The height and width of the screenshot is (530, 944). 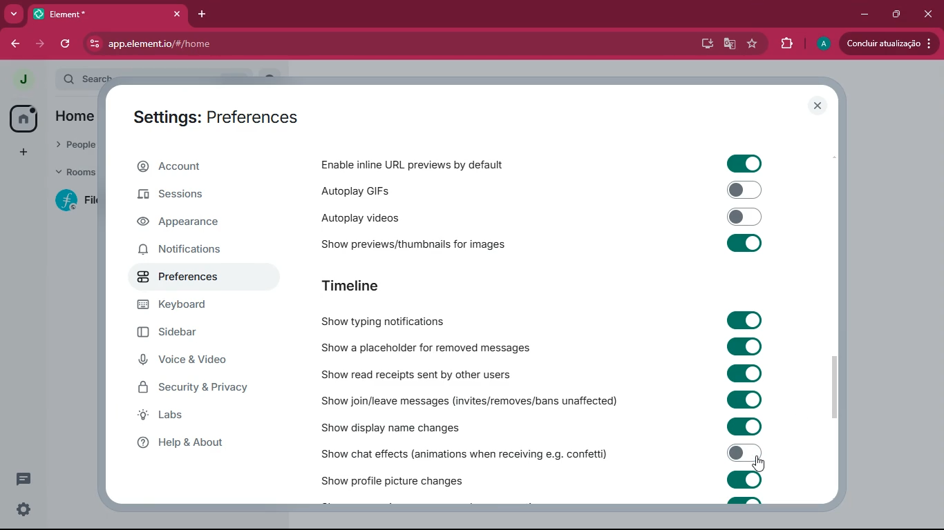 What do you see at coordinates (75, 14) in the screenshot?
I see `Element* tab` at bounding box center [75, 14].